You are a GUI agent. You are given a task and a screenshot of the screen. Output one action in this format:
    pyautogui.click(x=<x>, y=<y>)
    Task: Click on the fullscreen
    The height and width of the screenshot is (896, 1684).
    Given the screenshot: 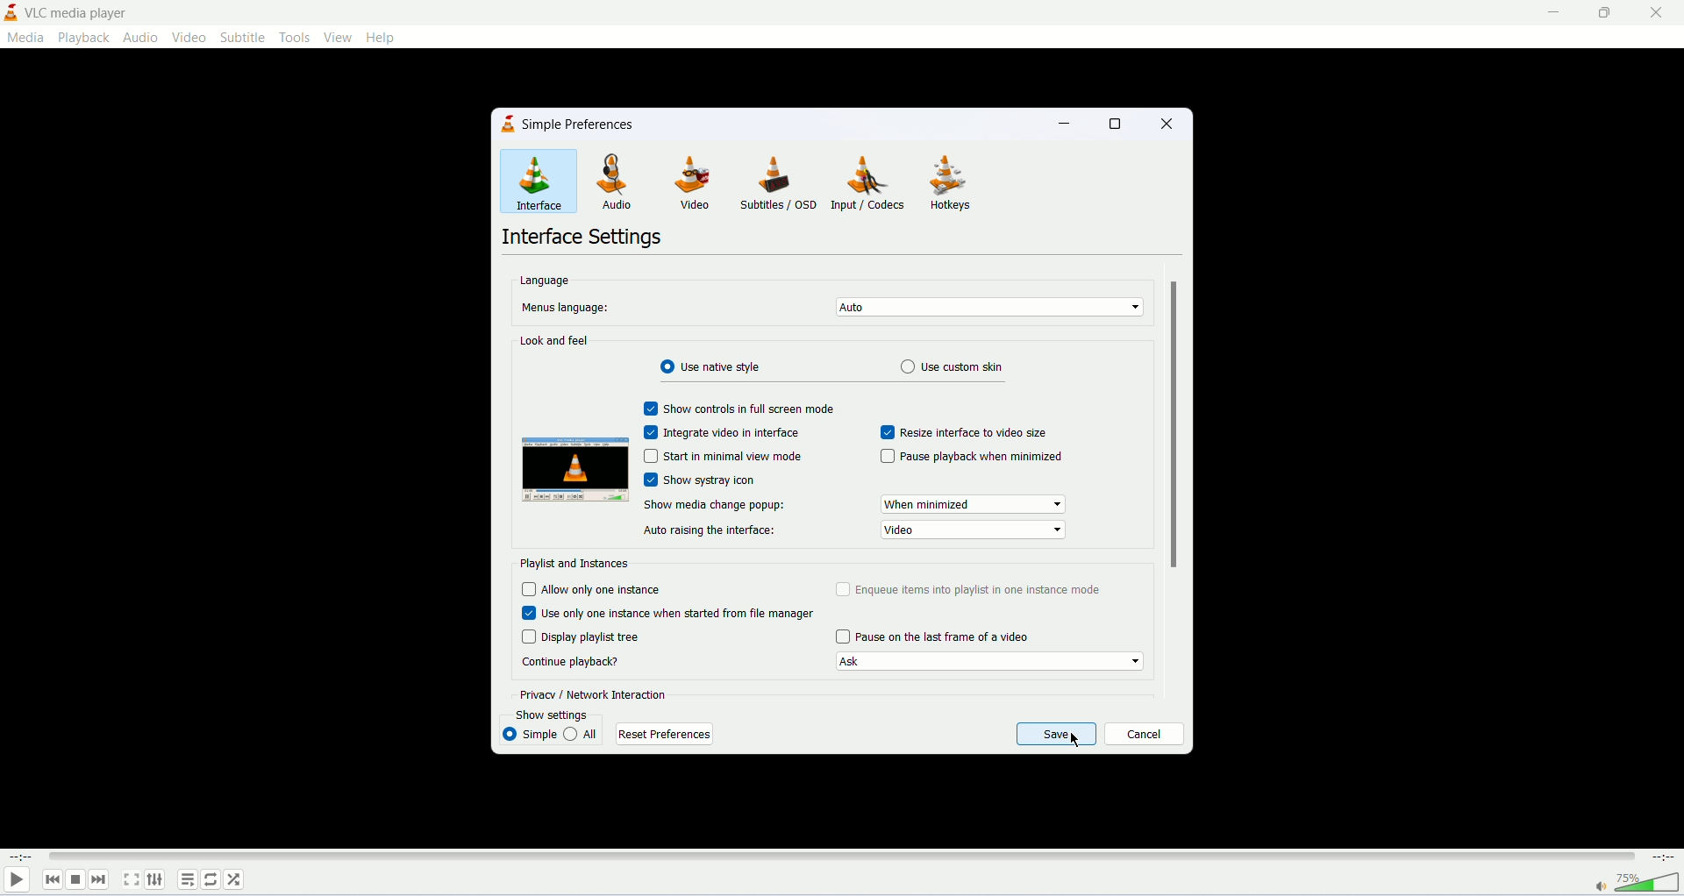 What is the action you would take?
    pyautogui.click(x=131, y=879)
    